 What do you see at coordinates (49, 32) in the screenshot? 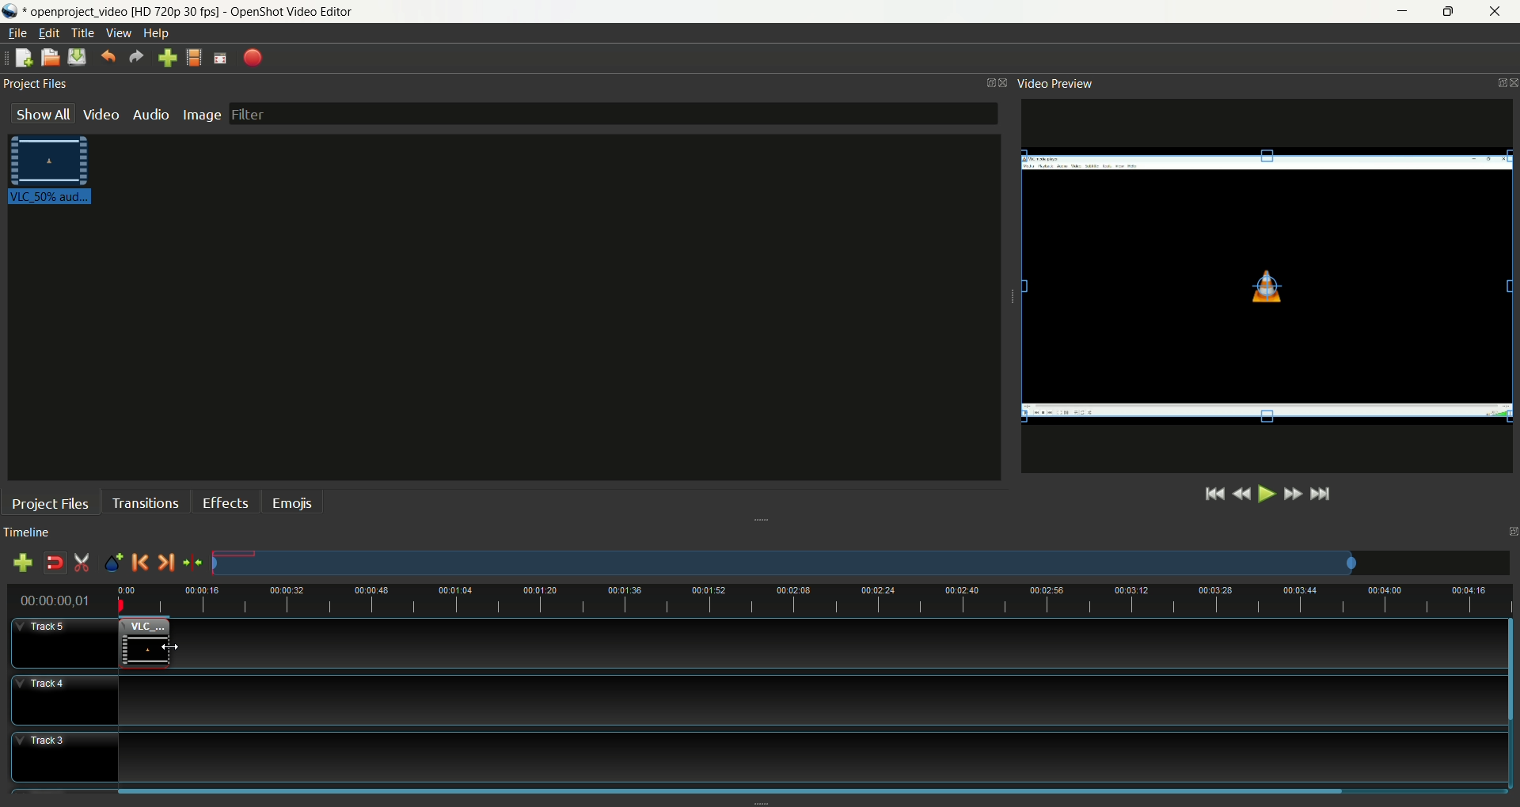
I see `edit` at bounding box center [49, 32].